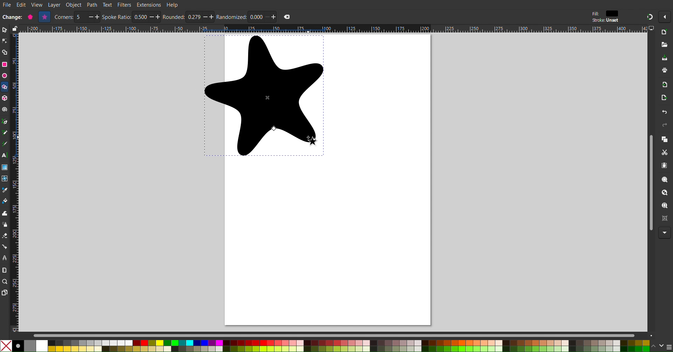  I want to click on increase/decrease, so click(271, 17).